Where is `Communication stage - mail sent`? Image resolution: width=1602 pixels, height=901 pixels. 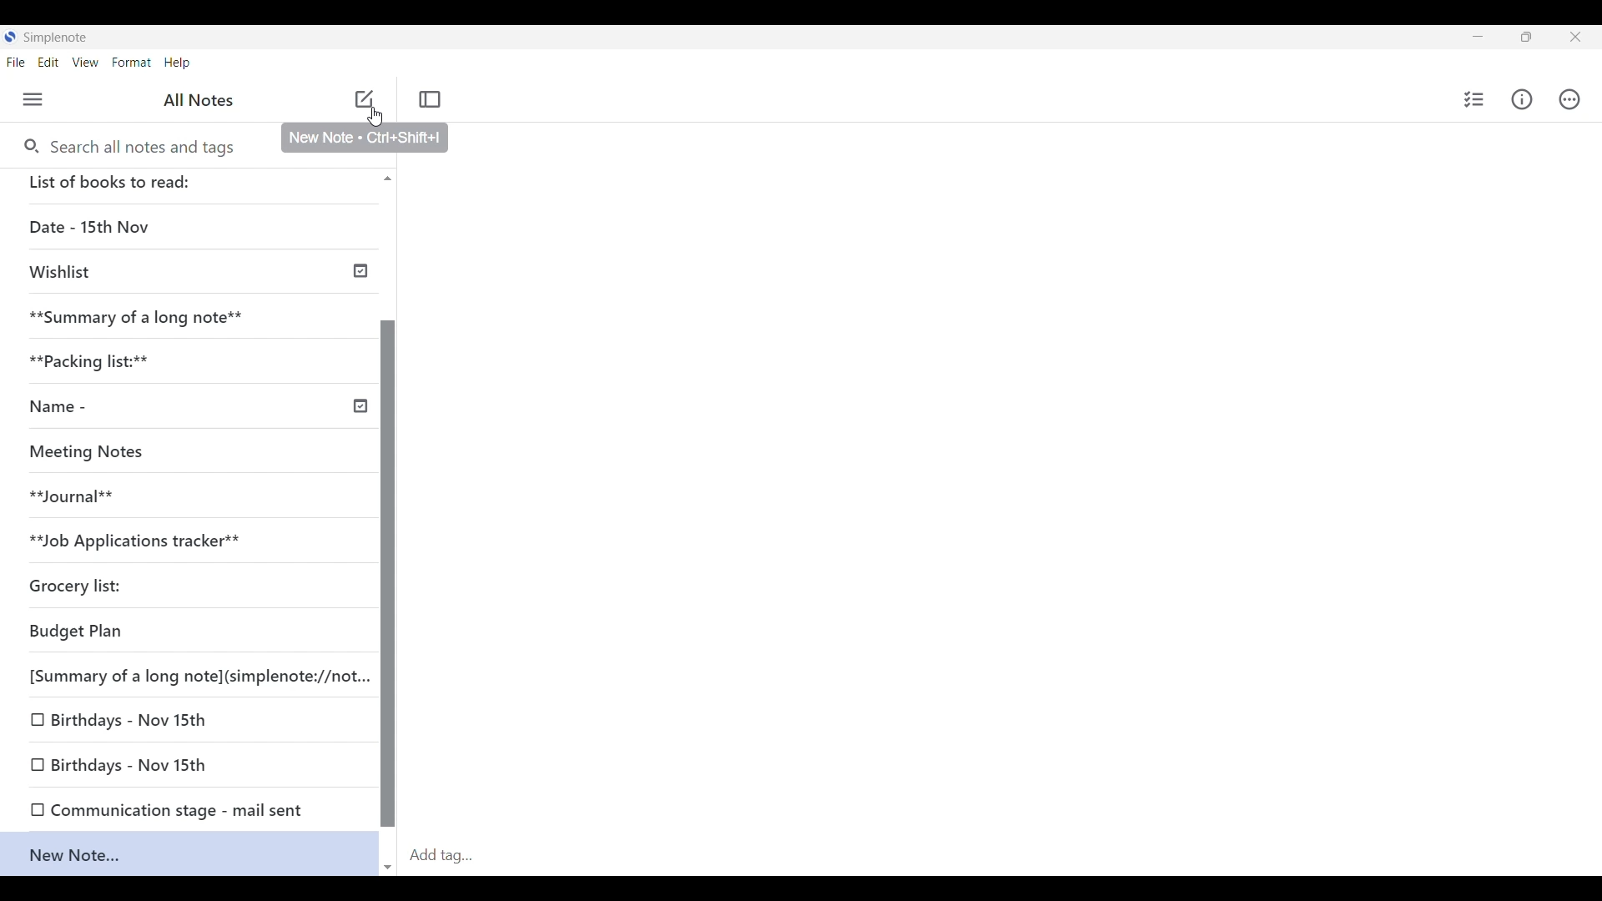 Communication stage - mail sent is located at coordinates (172, 809).